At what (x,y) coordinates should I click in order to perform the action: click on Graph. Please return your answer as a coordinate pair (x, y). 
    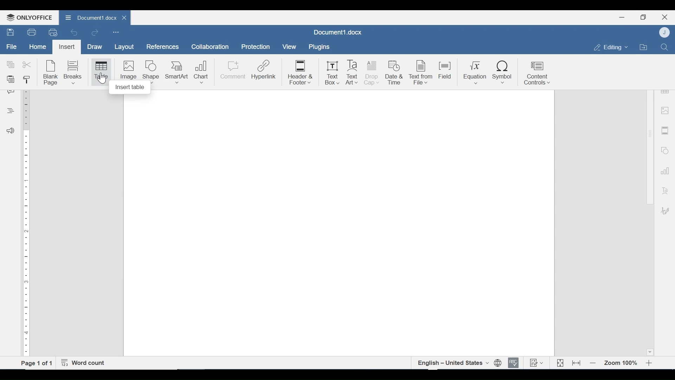
    Looking at the image, I should click on (663, 170).